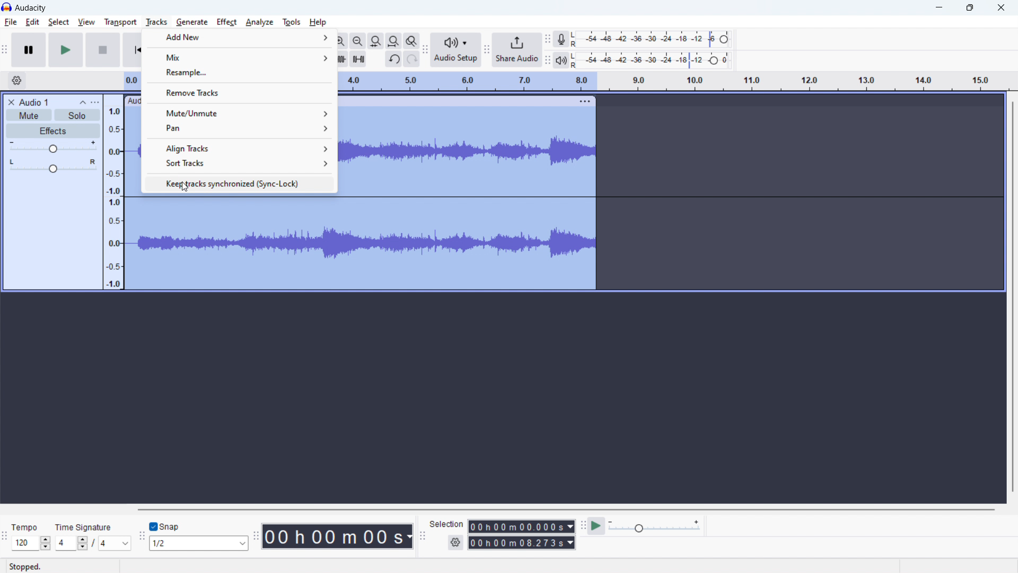  What do you see at coordinates (93, 543) in the screenshot?
I see `time signature` at bounding box center [93, 543].